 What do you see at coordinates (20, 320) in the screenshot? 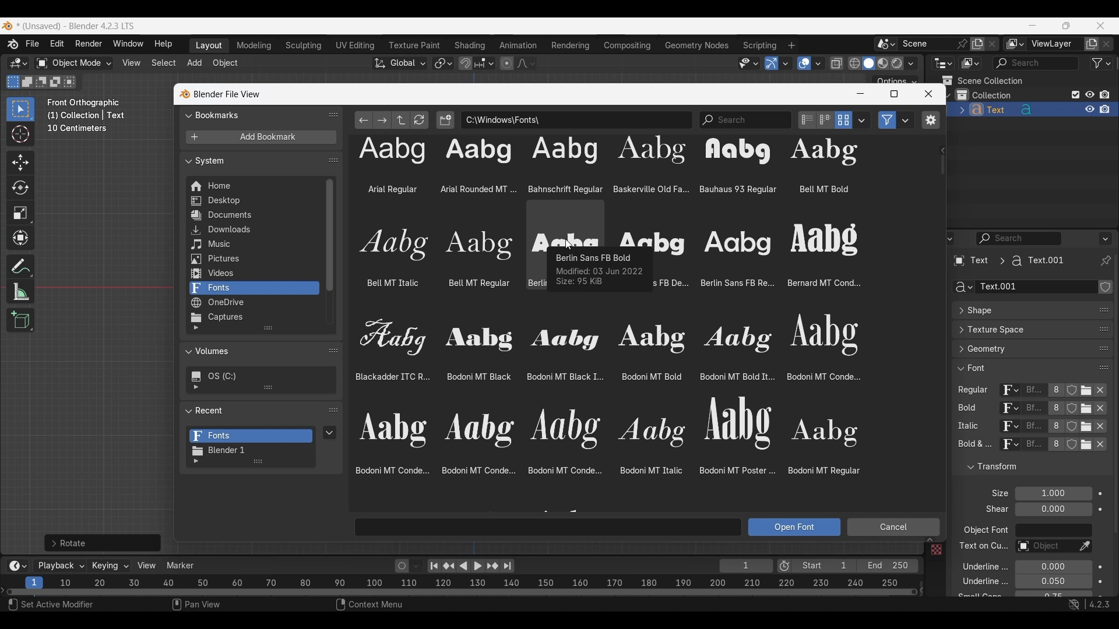
I see `Add cube` at bounding box center [20, 320].